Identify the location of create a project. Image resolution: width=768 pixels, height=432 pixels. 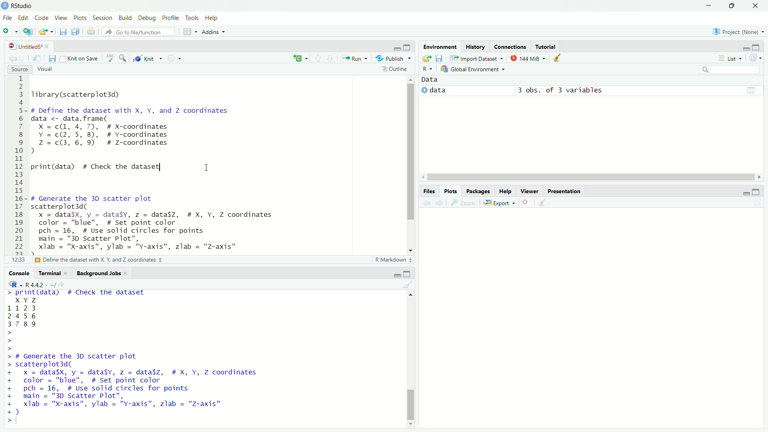
(28, 32).